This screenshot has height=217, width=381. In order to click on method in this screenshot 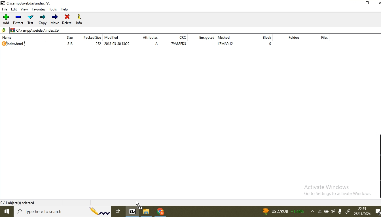, I will do `click(227, 37)`.